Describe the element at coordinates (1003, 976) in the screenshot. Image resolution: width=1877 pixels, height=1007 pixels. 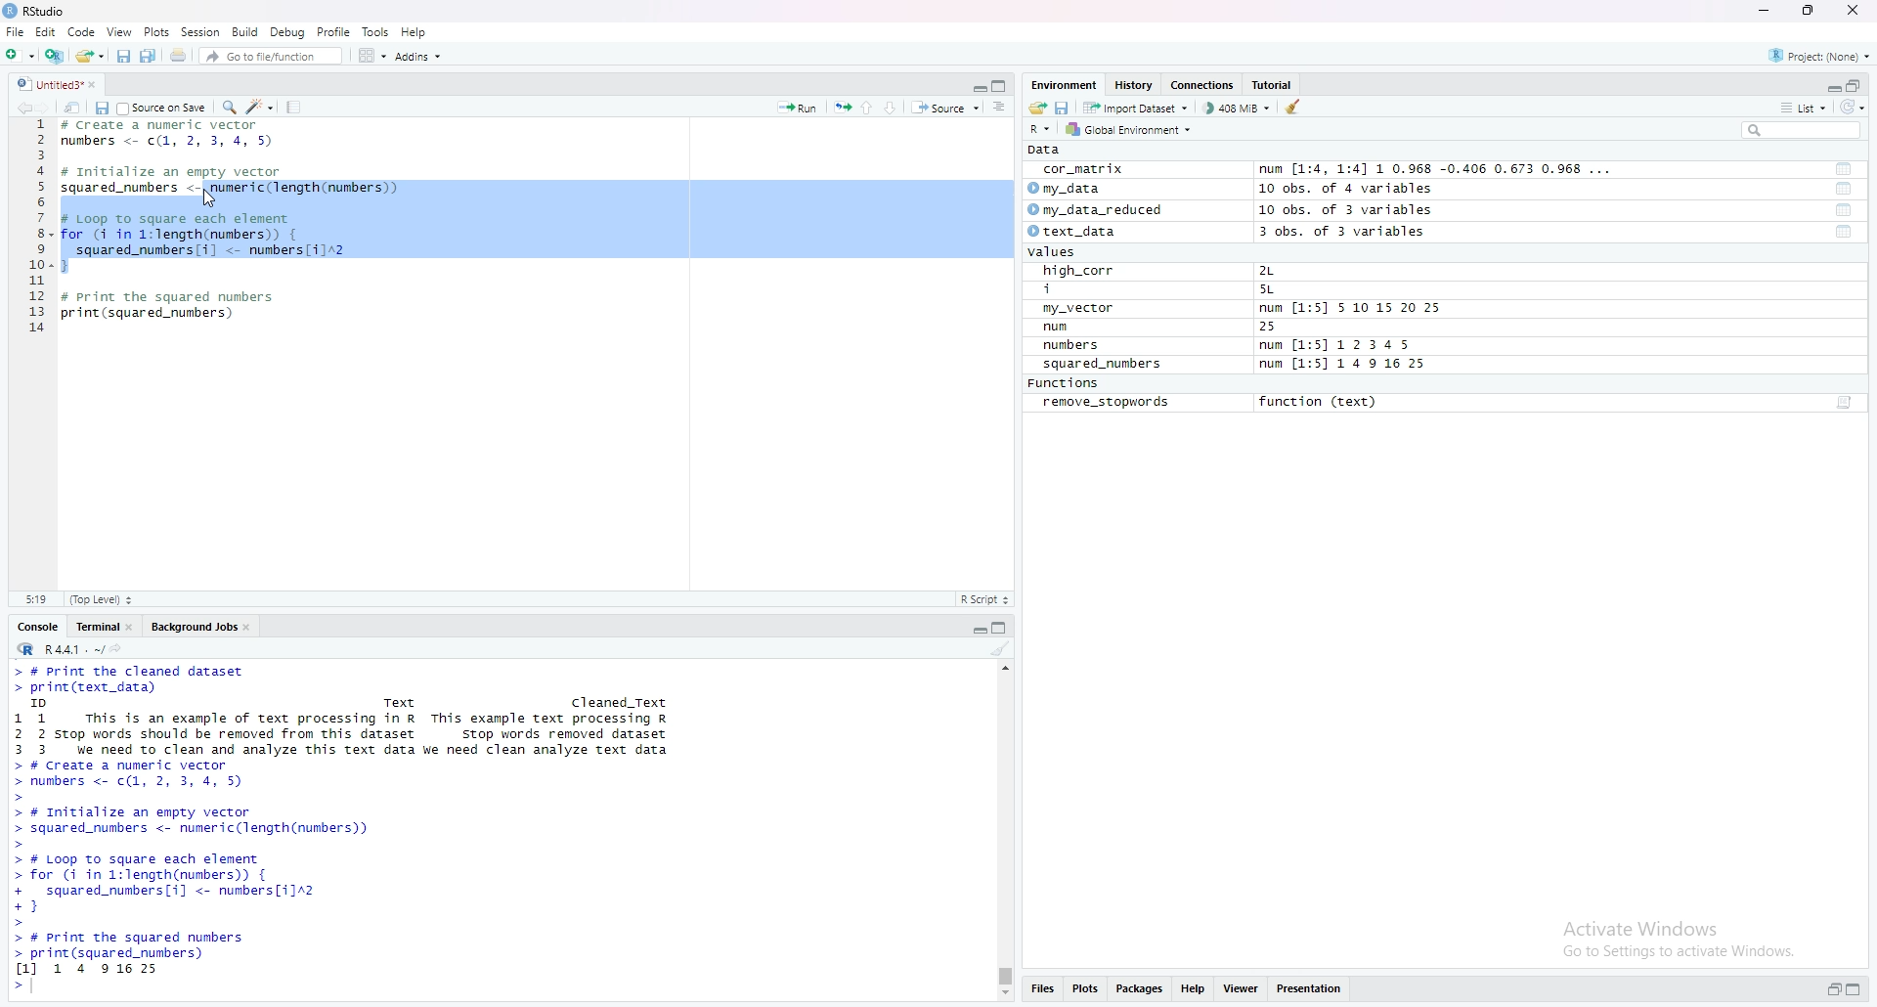
I see `verical scrollbar` at that location.